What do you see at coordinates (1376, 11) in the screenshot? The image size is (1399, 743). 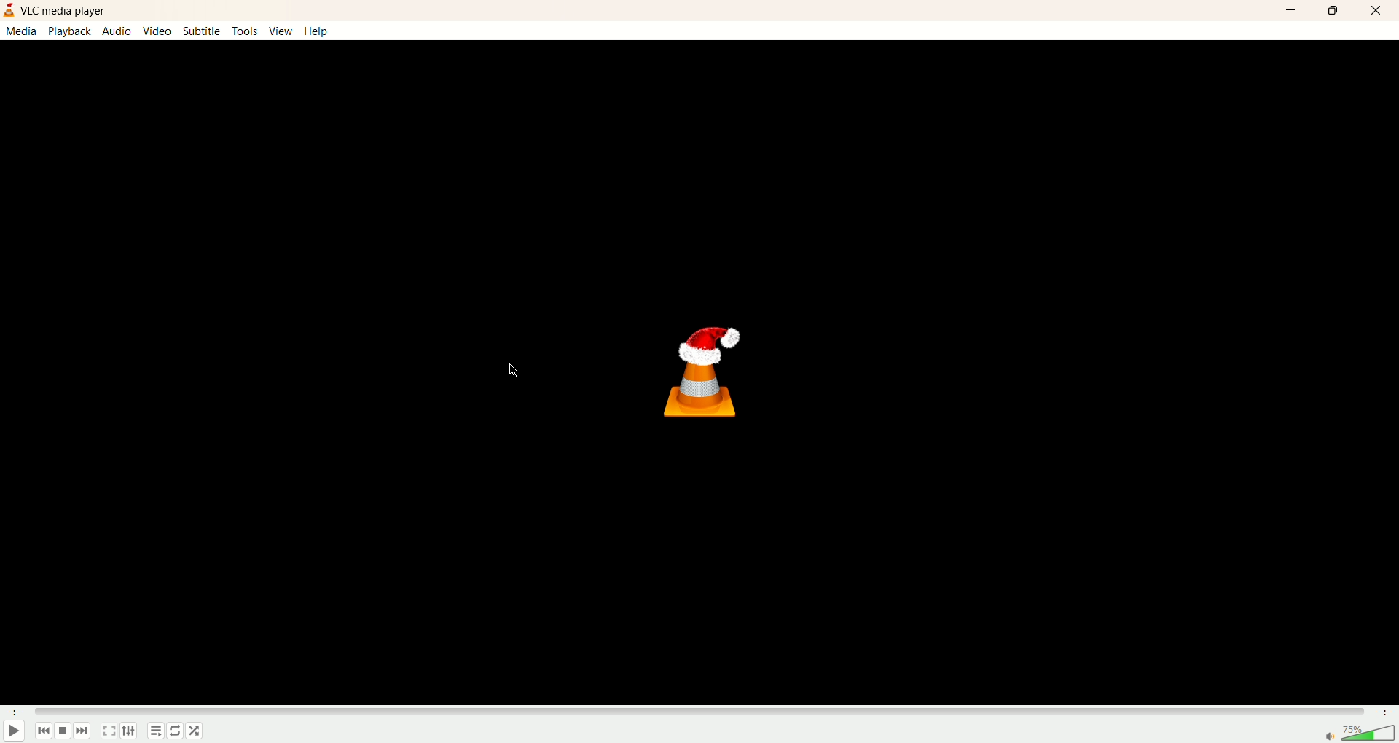 I see `close` at bounding box center [1376, 11].